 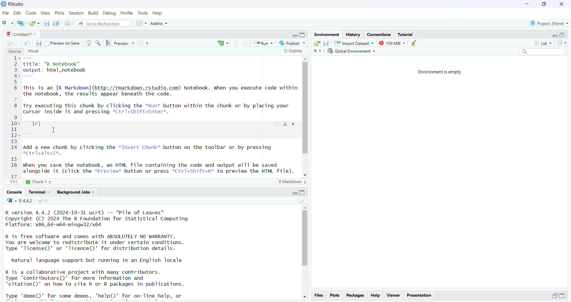 What do you see at coordinates (144, 43) in the screenshot?
I see `compile report` at bounding box center [144, 43].